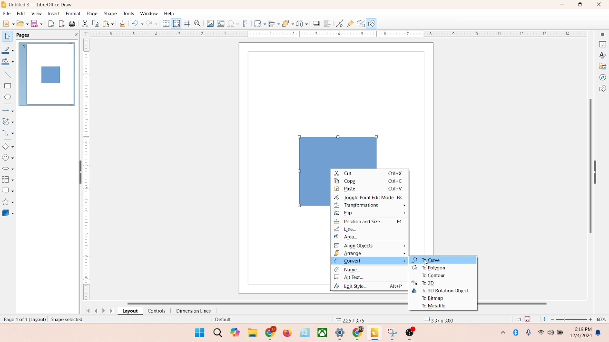  Describe the element at coordinates (191, 311) in the screenshot. I see `dimension lines` at that location.